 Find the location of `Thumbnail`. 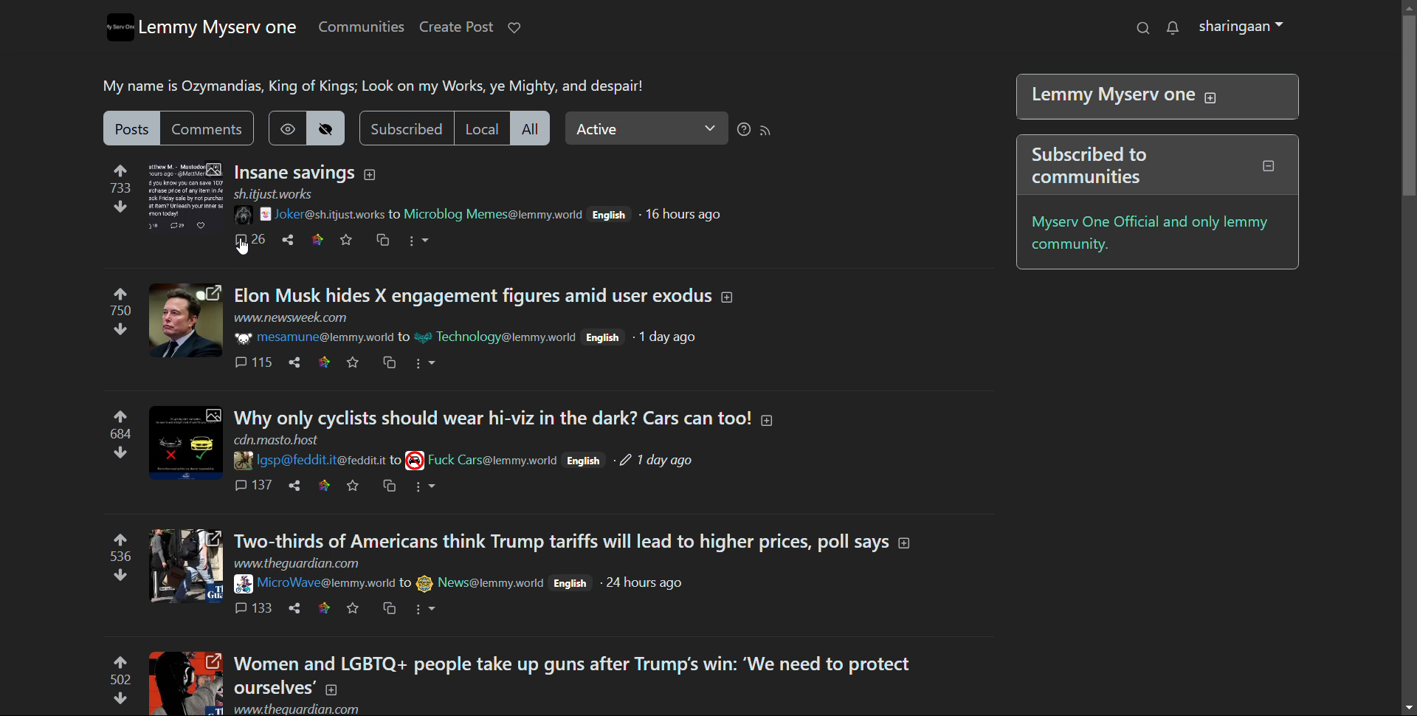

Thumbnail is located at coordinates (185, 196).